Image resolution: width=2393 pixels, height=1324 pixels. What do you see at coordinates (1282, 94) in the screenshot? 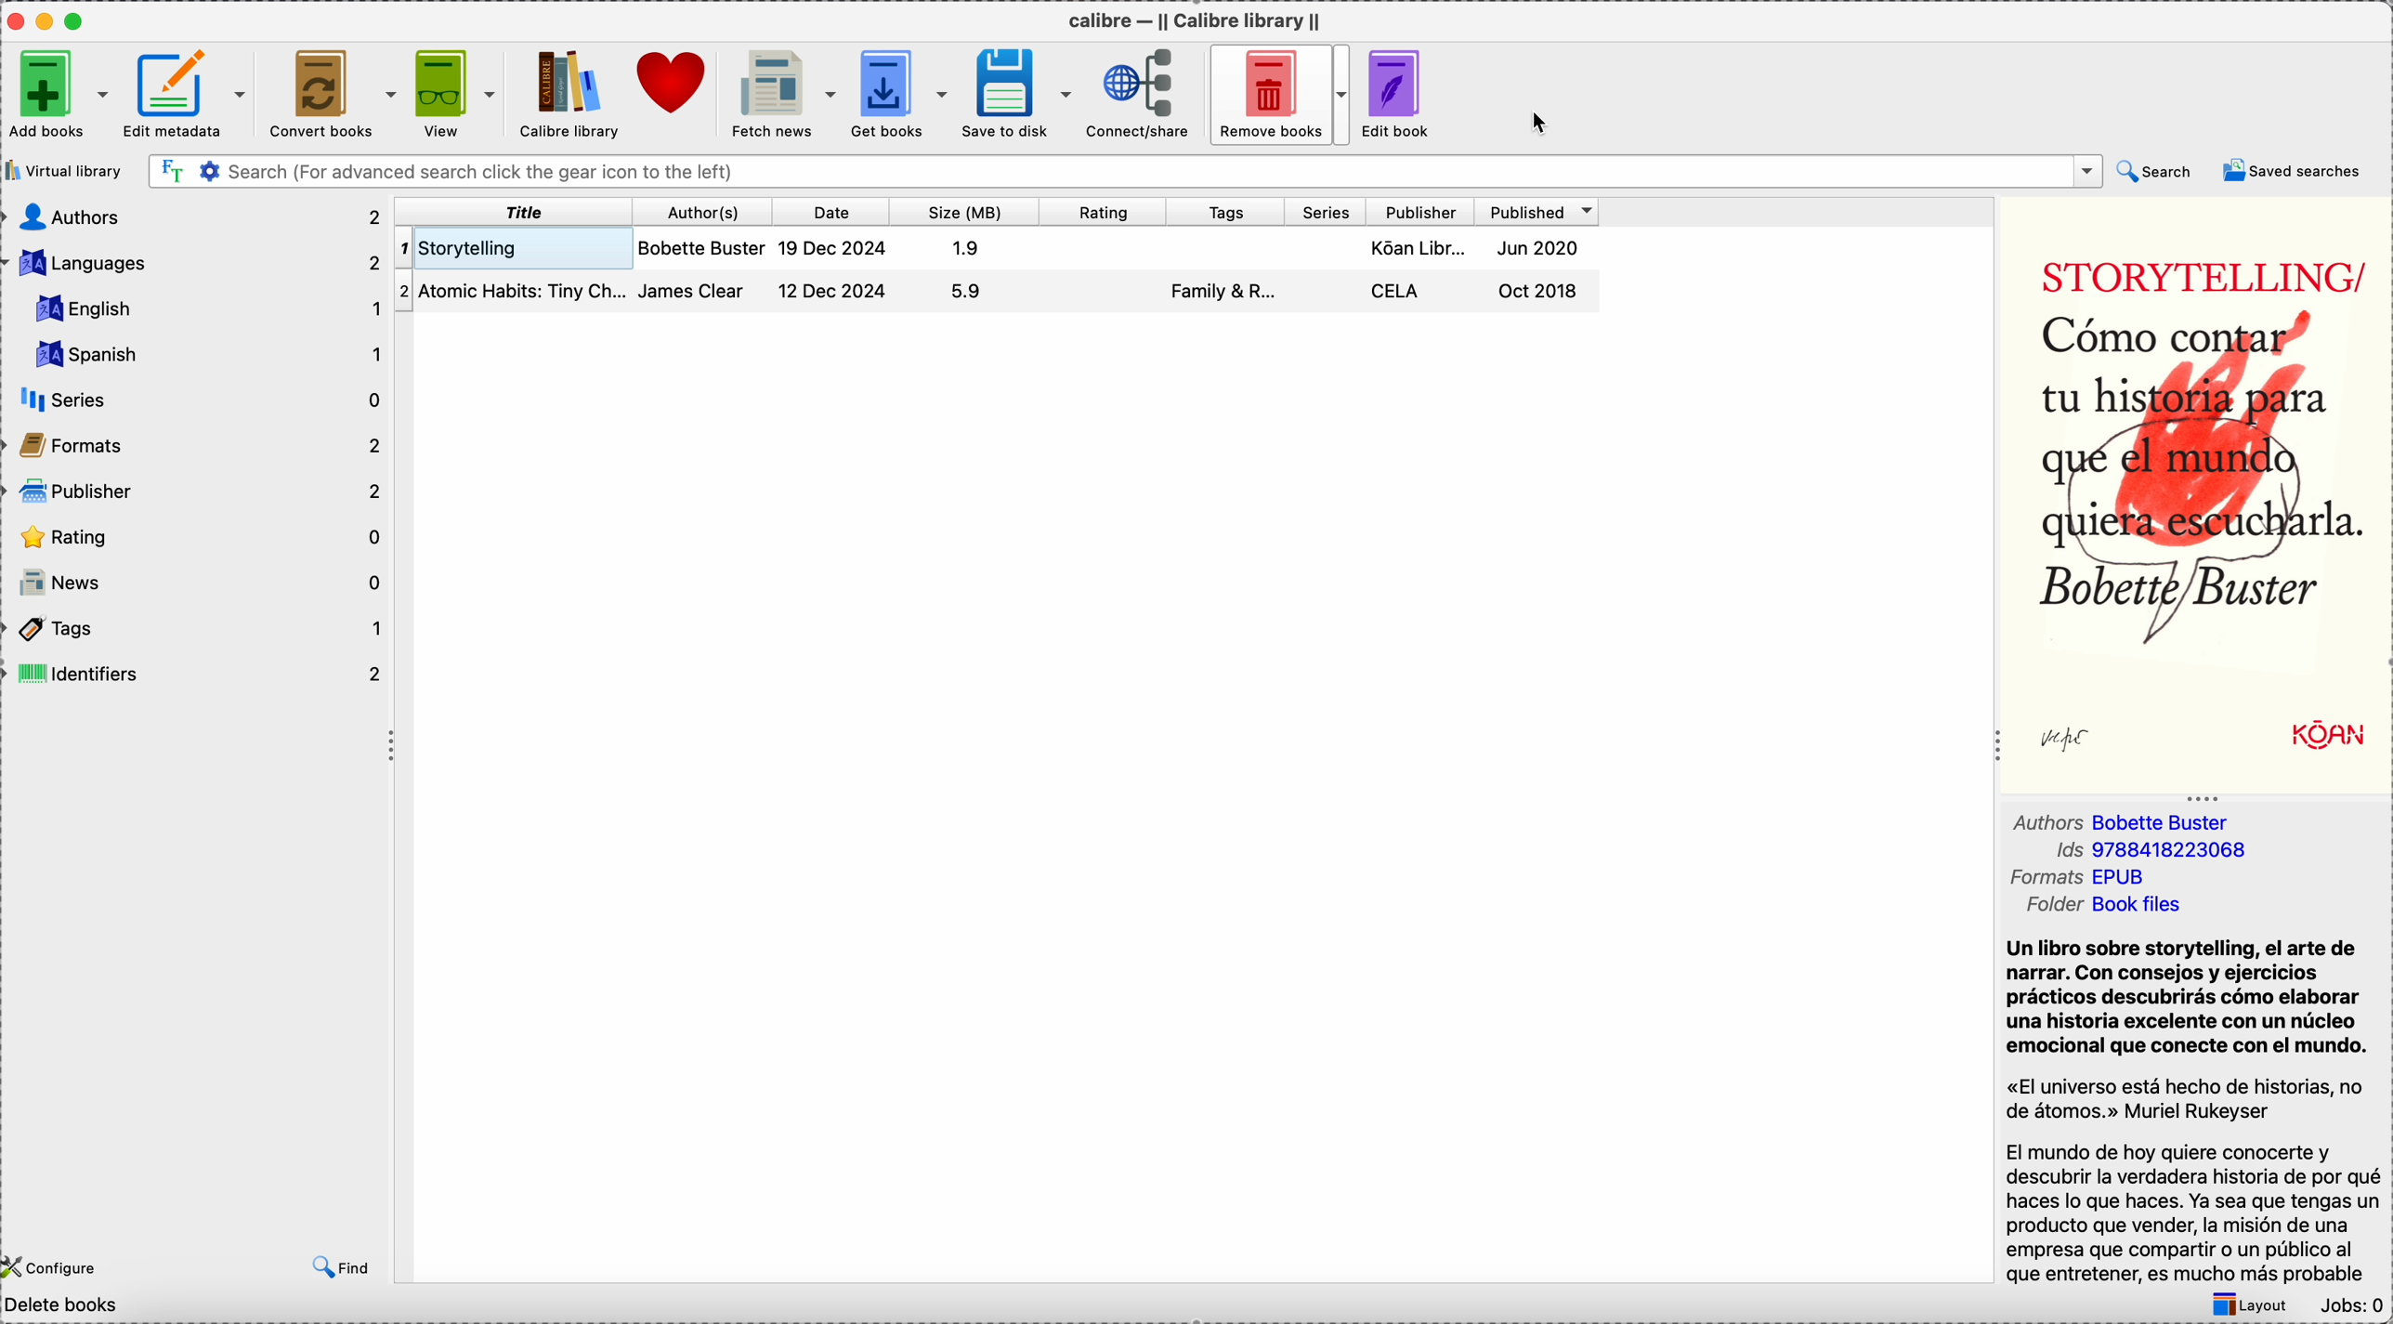
I see `remove books` at bounding box center [1282, 94].